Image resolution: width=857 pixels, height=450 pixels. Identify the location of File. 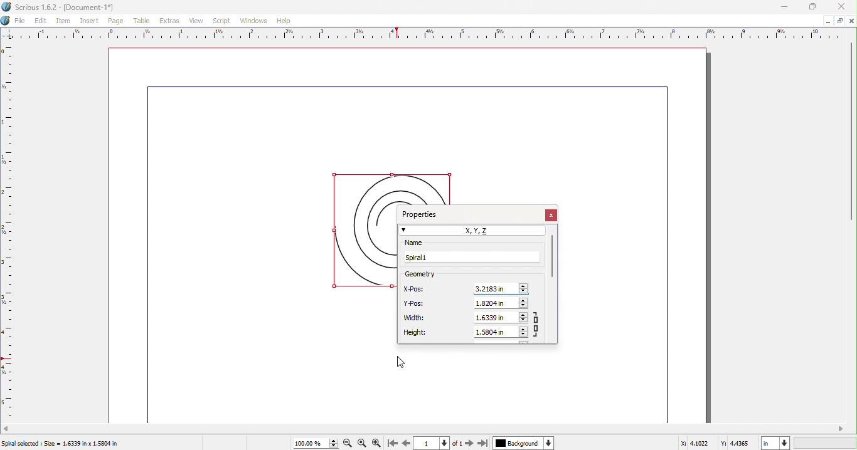
(20, 21).